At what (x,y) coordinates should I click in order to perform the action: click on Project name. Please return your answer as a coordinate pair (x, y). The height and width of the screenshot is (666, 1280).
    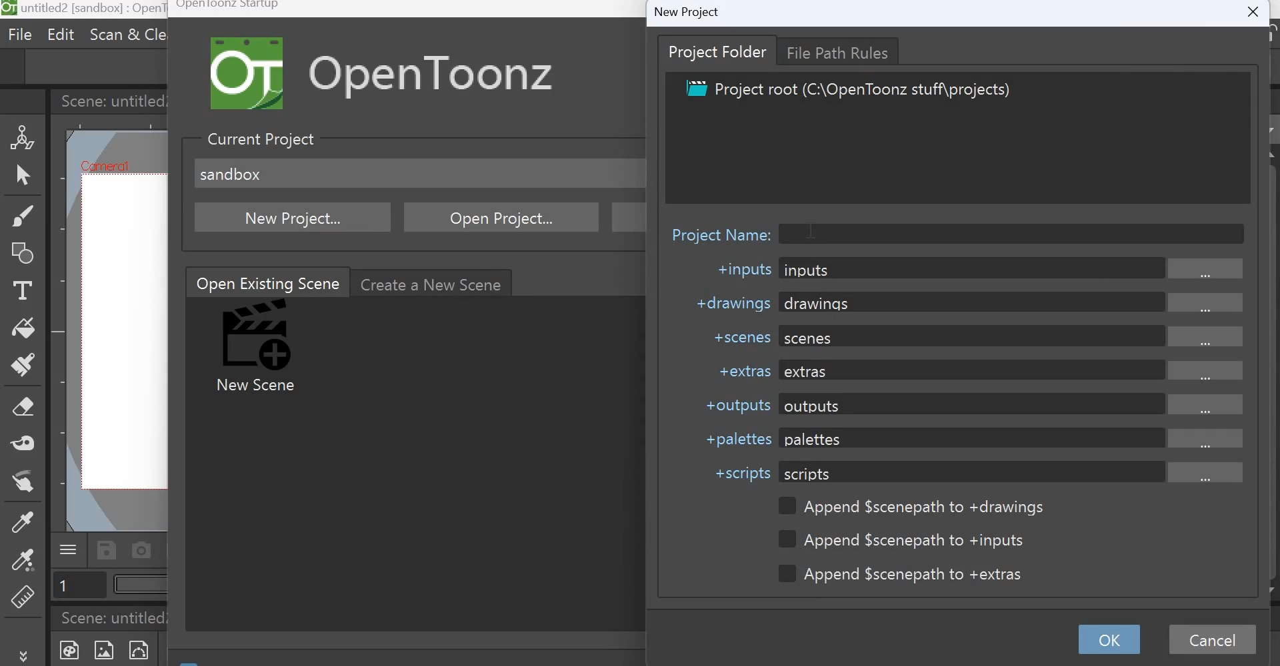
    Looking at the image, I should click on (722, 231).